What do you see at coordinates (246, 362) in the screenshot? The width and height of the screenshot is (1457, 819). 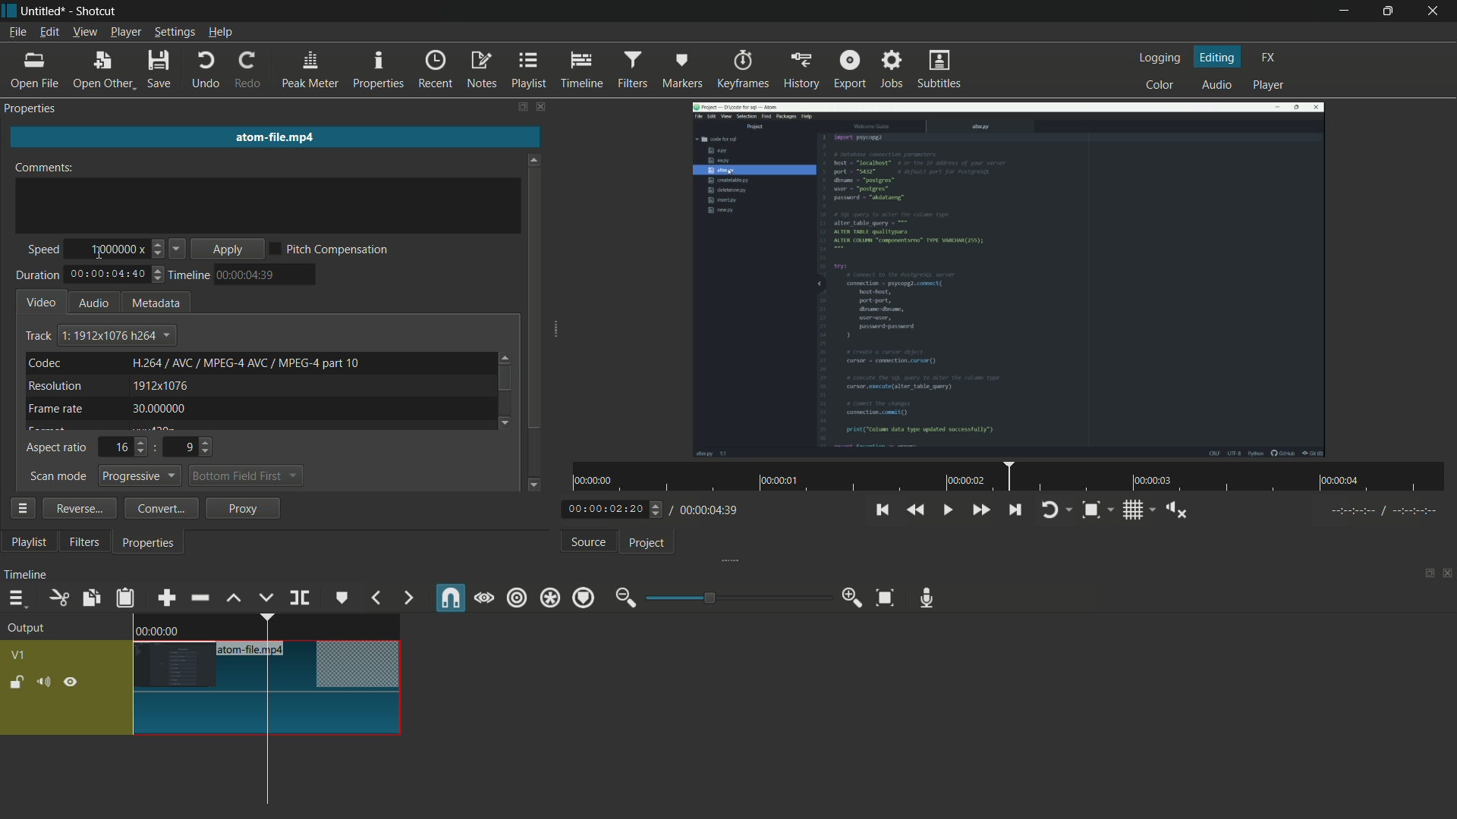 I see `text` at bounding box center [246, 362].